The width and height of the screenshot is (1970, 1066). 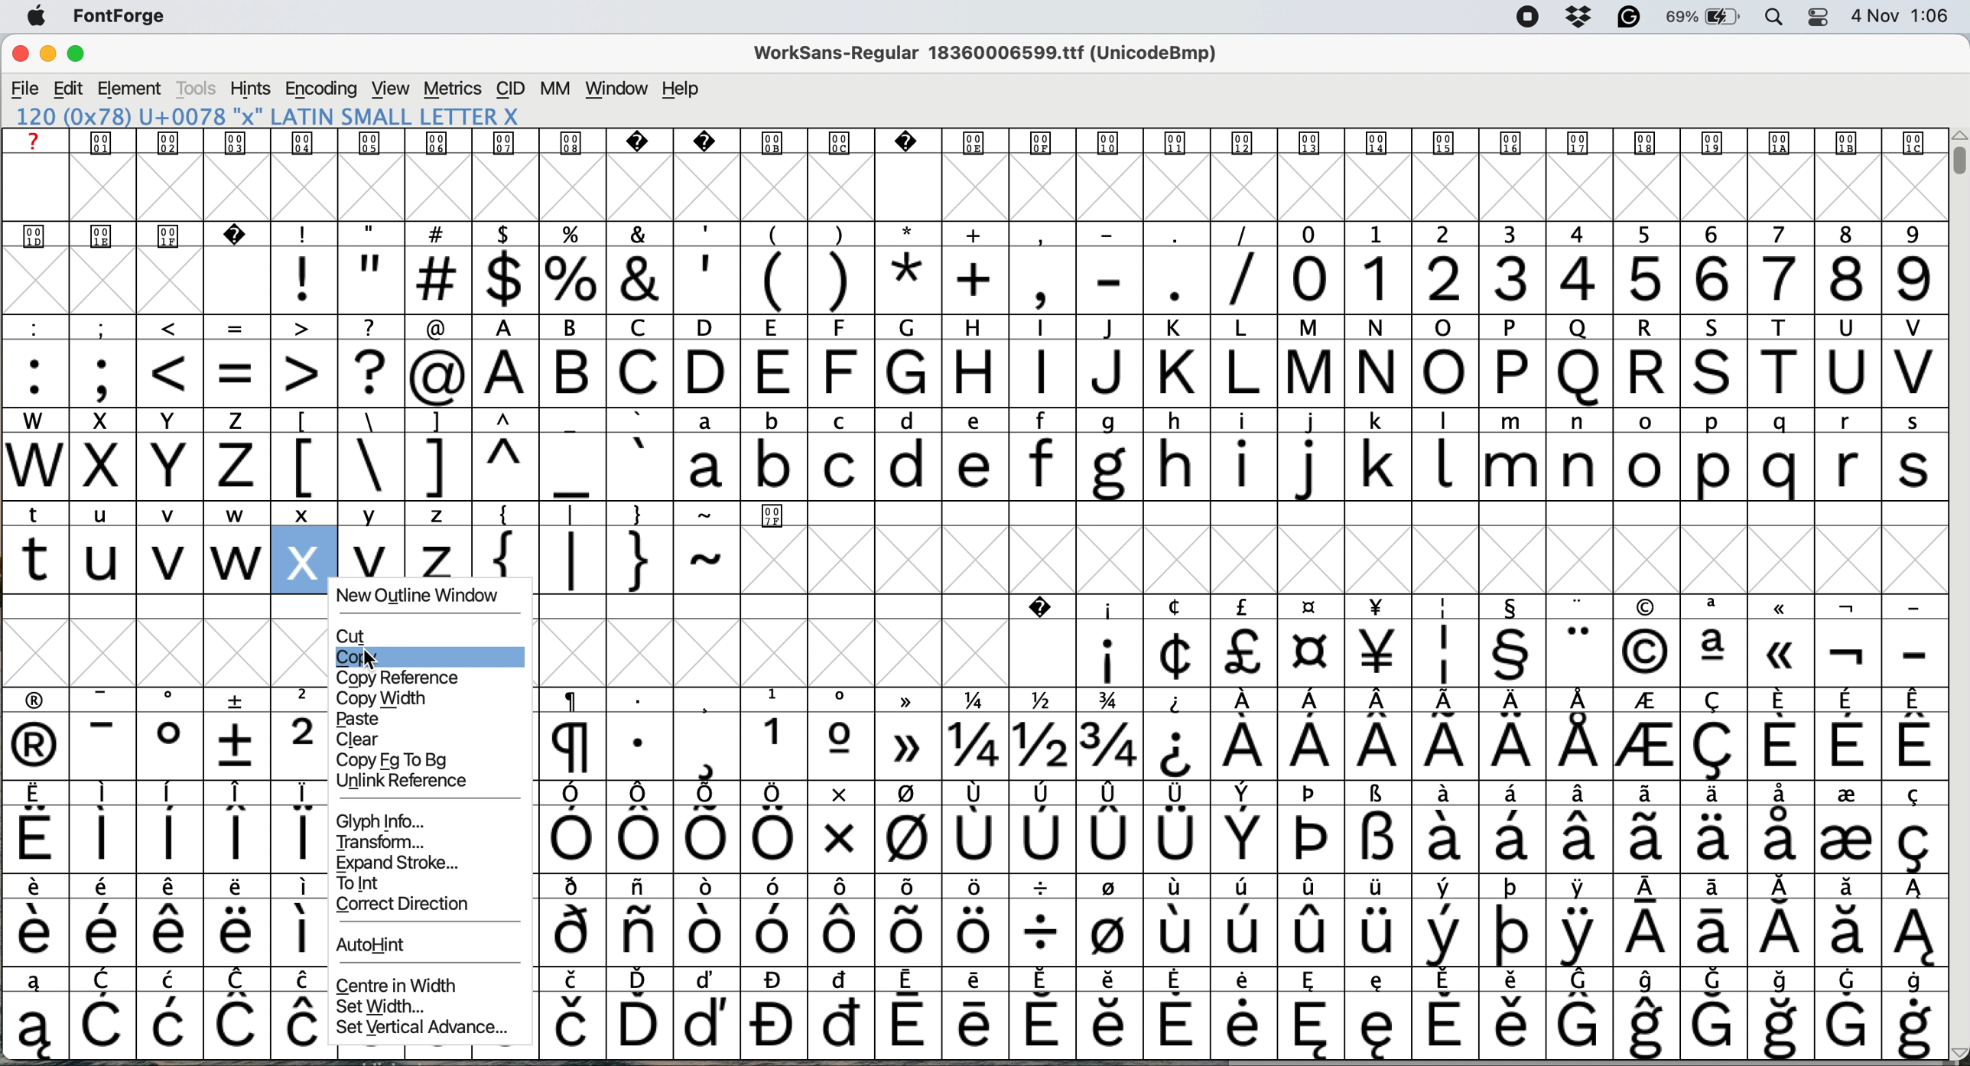 I want to click on spotlight search, so click(x=1774, y=18).